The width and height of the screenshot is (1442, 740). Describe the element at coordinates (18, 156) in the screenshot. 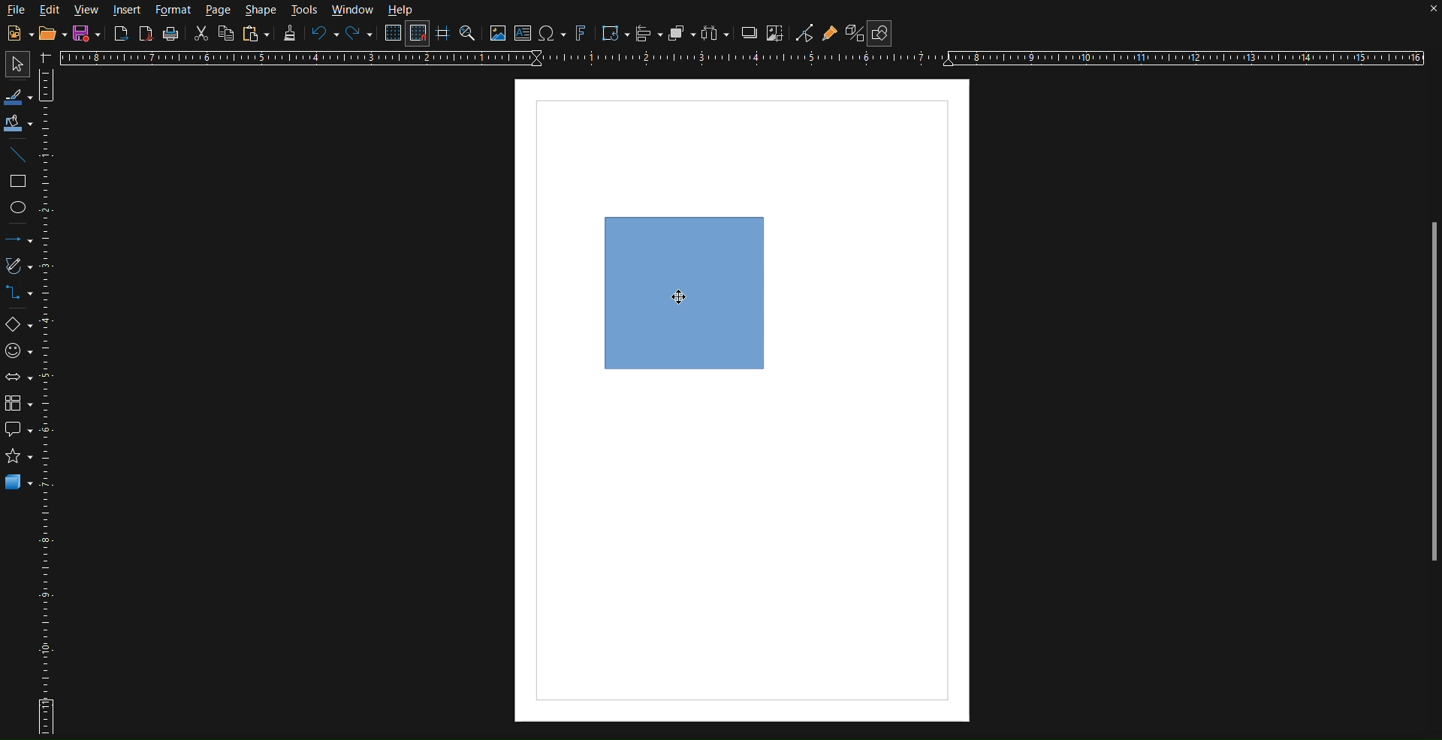

I see `Line` at that location.